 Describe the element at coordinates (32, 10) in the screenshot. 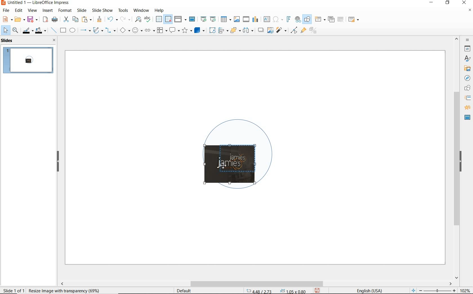

I see `view` at that location.